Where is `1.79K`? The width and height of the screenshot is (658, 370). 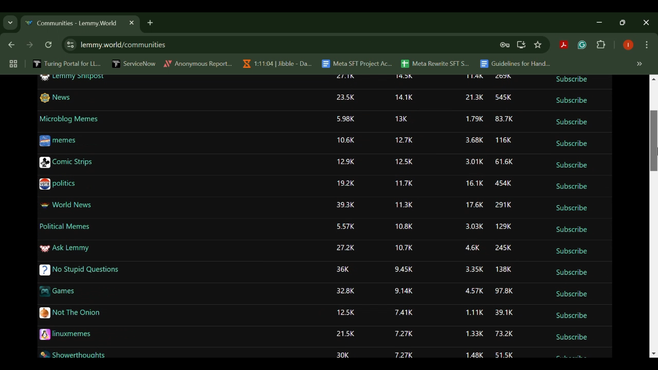 1.79K is located at coordinates (474, 118).